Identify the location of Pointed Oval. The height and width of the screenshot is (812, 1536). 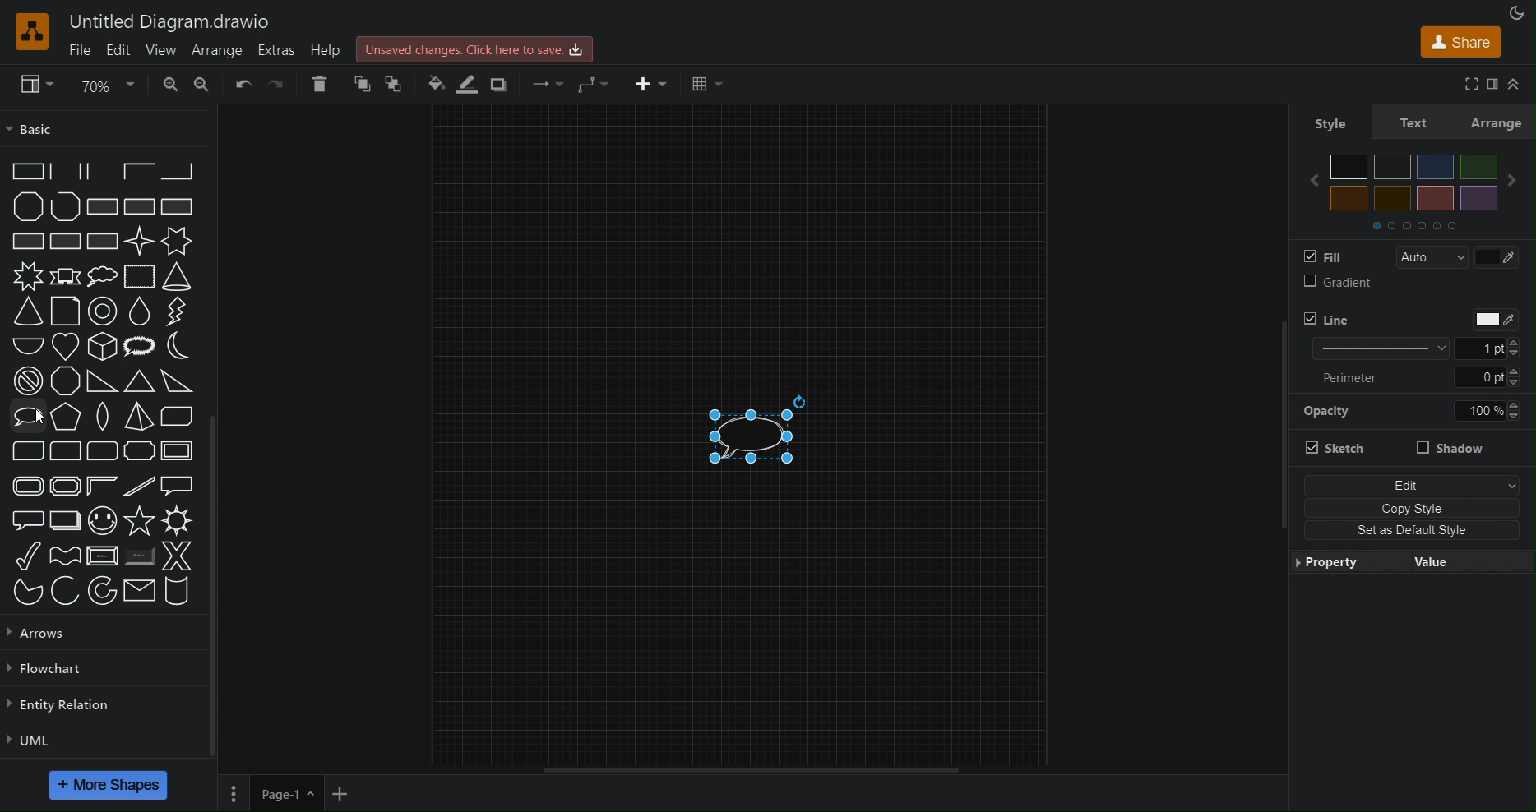
(103, 416).